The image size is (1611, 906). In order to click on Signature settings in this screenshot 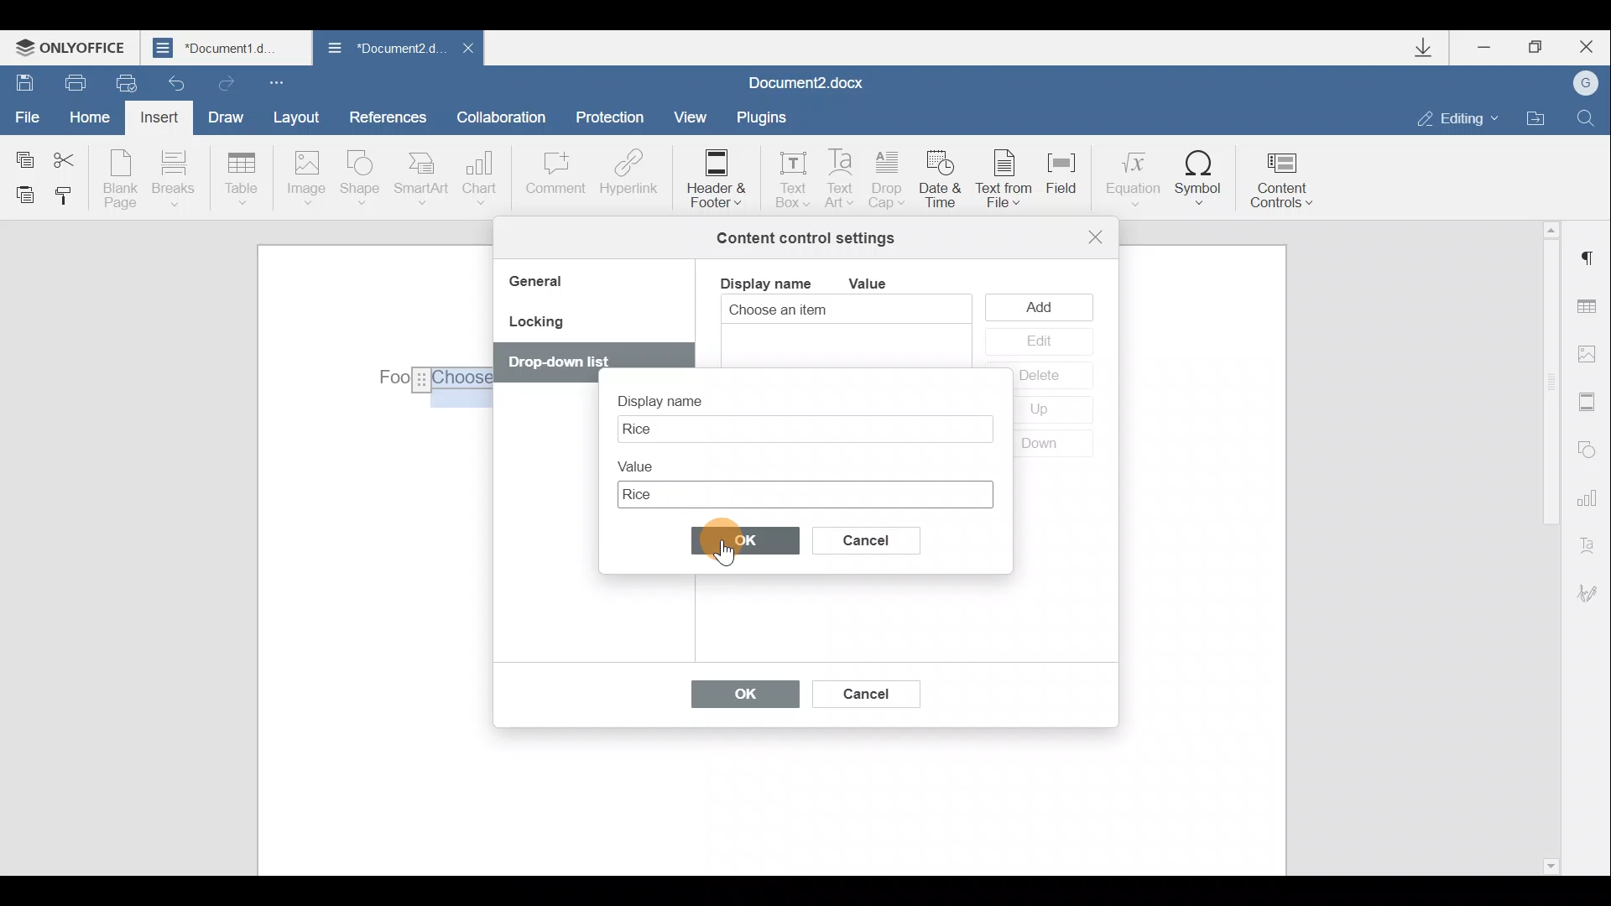, I will do `click(1594, 593)`.